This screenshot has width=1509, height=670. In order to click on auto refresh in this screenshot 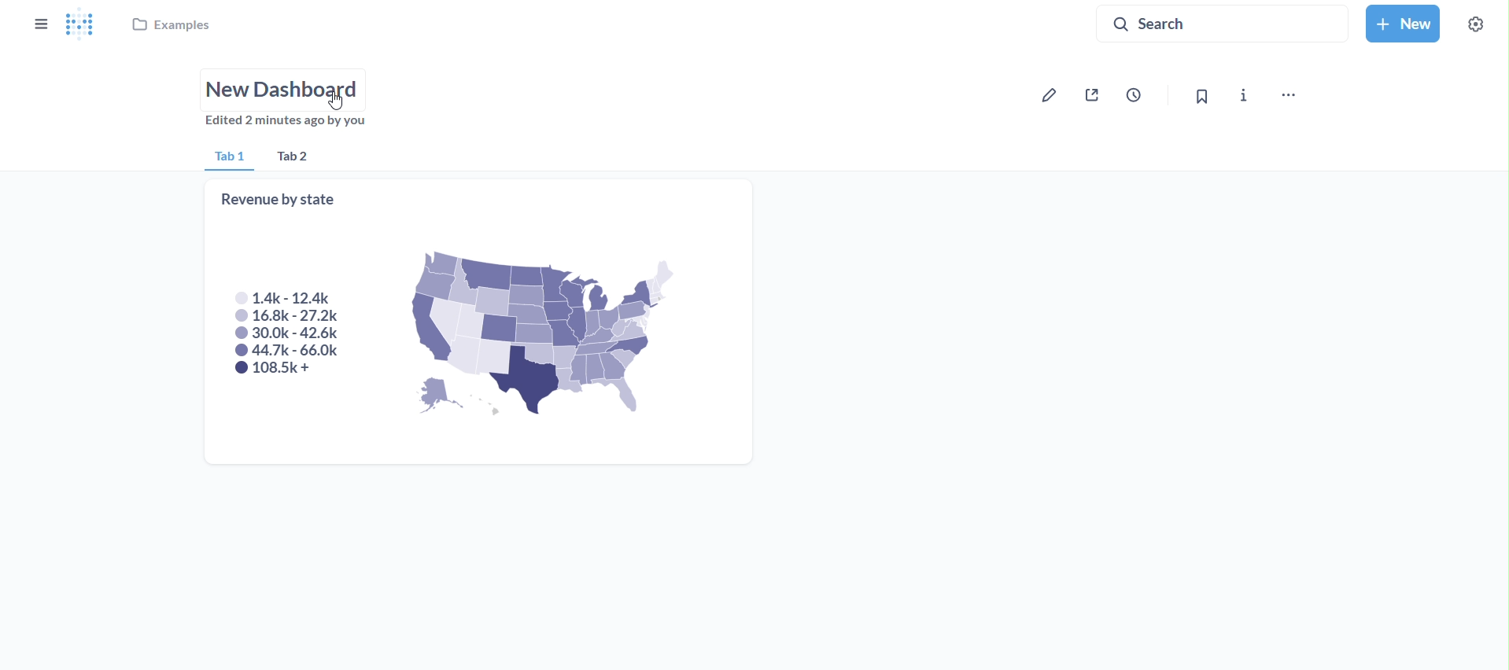, I will do `click(1140, 94)`.